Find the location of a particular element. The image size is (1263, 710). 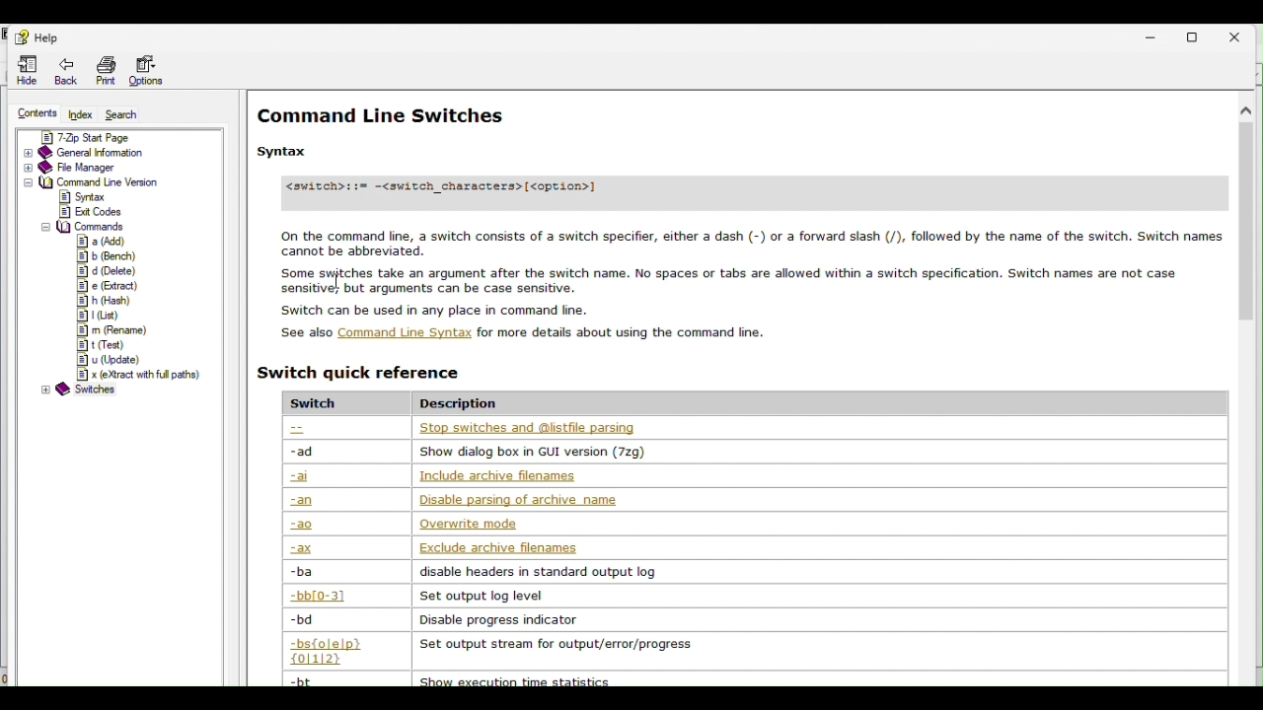

File manager is located at coordinates (122, 169).